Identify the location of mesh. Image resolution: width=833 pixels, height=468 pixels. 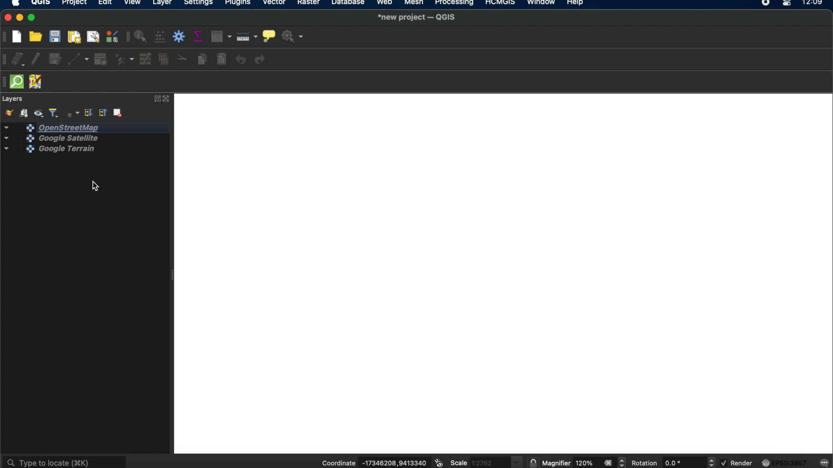
(413, 3).